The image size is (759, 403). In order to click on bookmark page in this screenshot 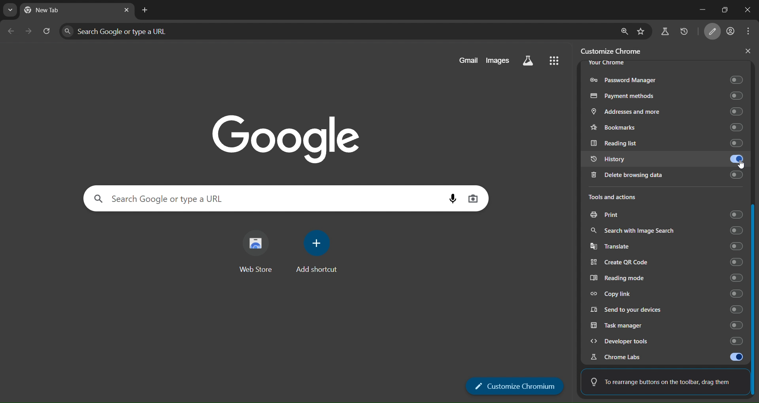, I will do `click(642, 31)`.